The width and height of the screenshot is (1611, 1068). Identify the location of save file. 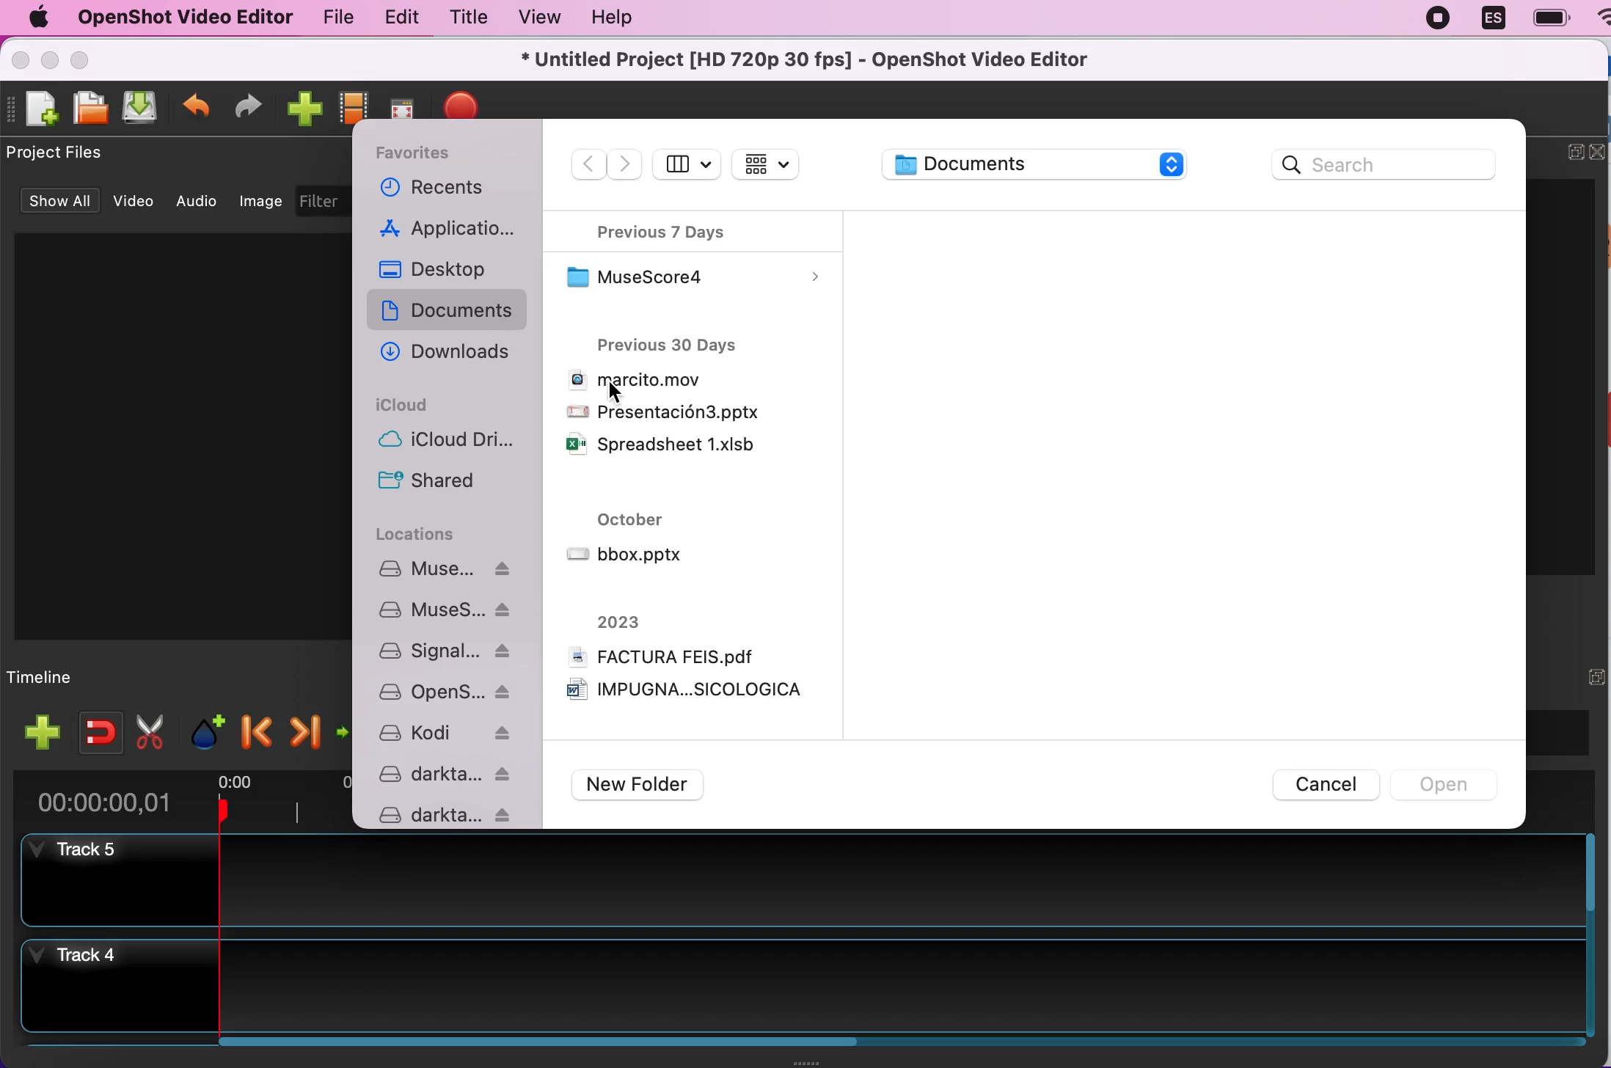
(143, 110).